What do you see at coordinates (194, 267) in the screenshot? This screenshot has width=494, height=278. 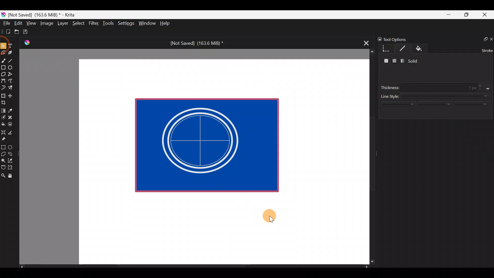 I see `Scroll bar` at bounding box center [194, 267].